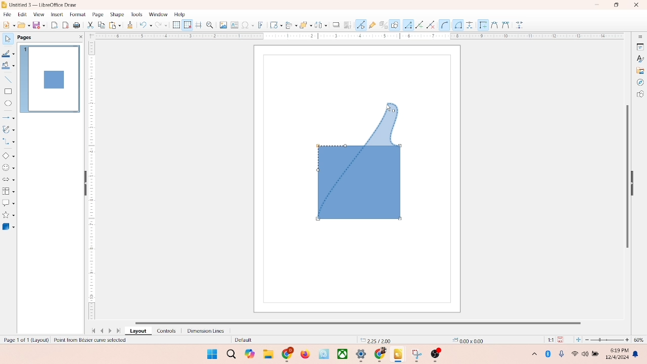 This screenshot has width=647, height=364. What do you see at coordinates (408, 24) in the screenshot?
I see `Line tool` at bounding box center [408, 24].